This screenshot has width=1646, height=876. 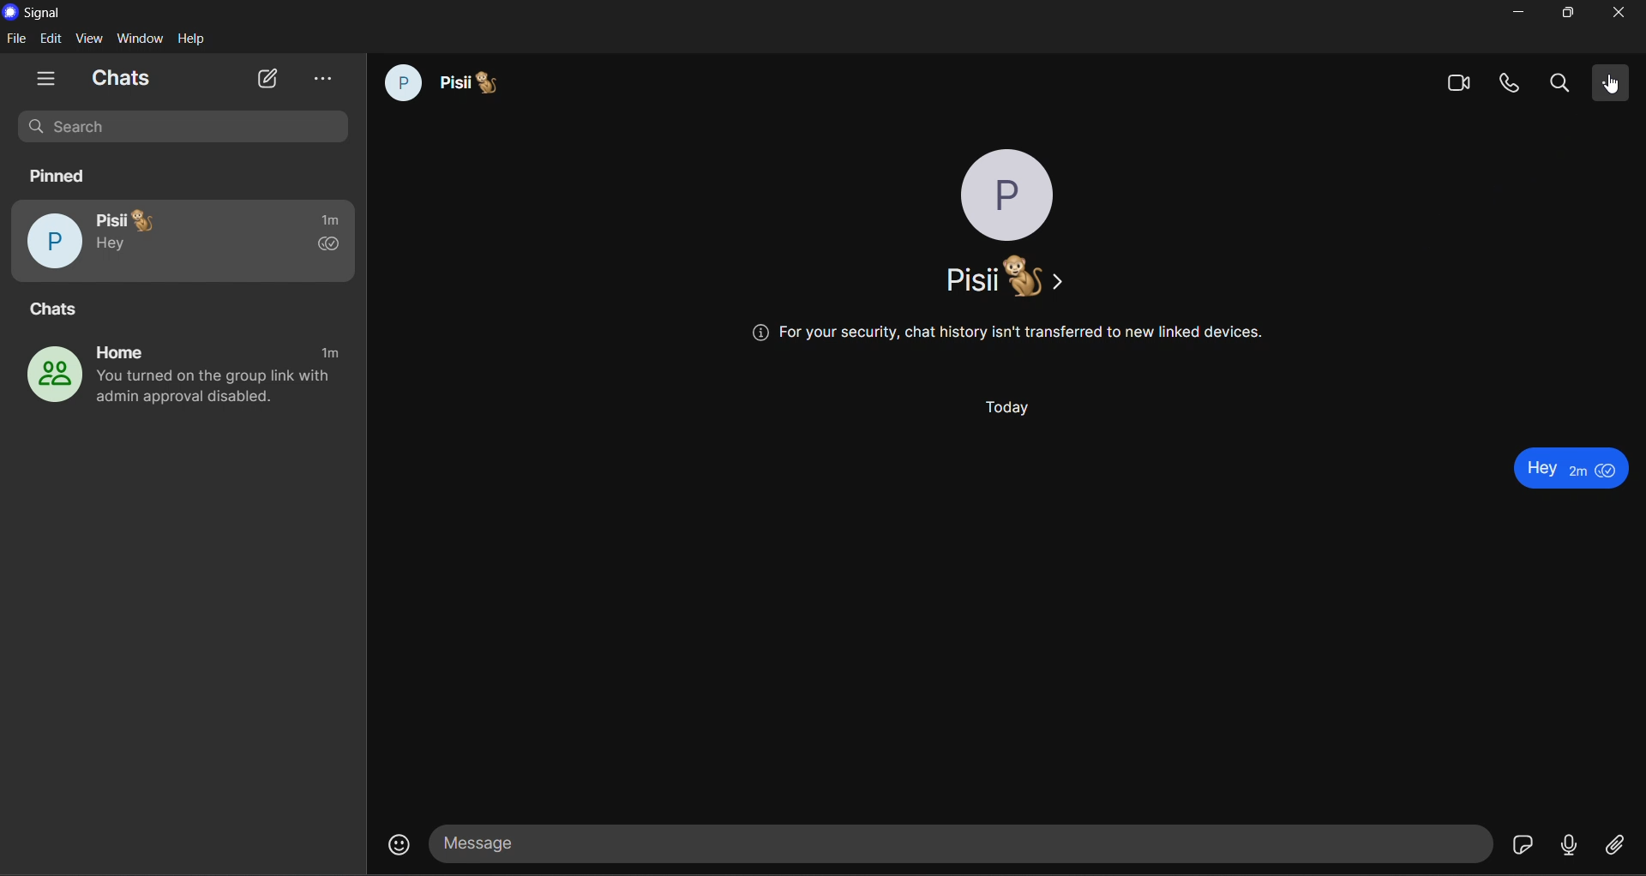 I want to click on new chat, so click(x=269, y=77).